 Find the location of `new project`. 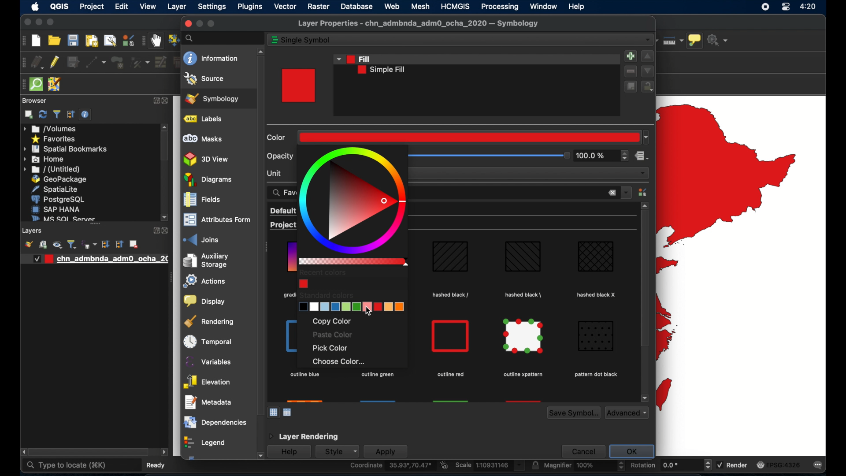

new project is located at coordinates (37, 41).